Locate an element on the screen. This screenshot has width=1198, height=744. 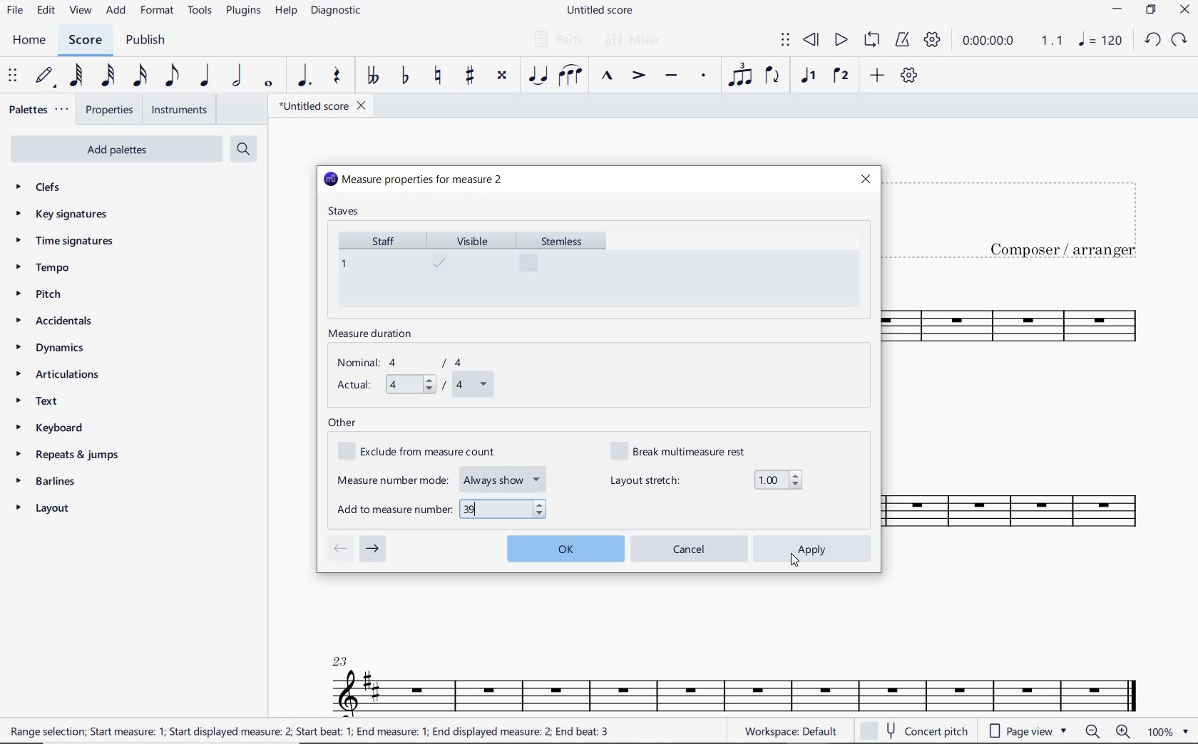
NOTE is located at coordinates (1100, 41).